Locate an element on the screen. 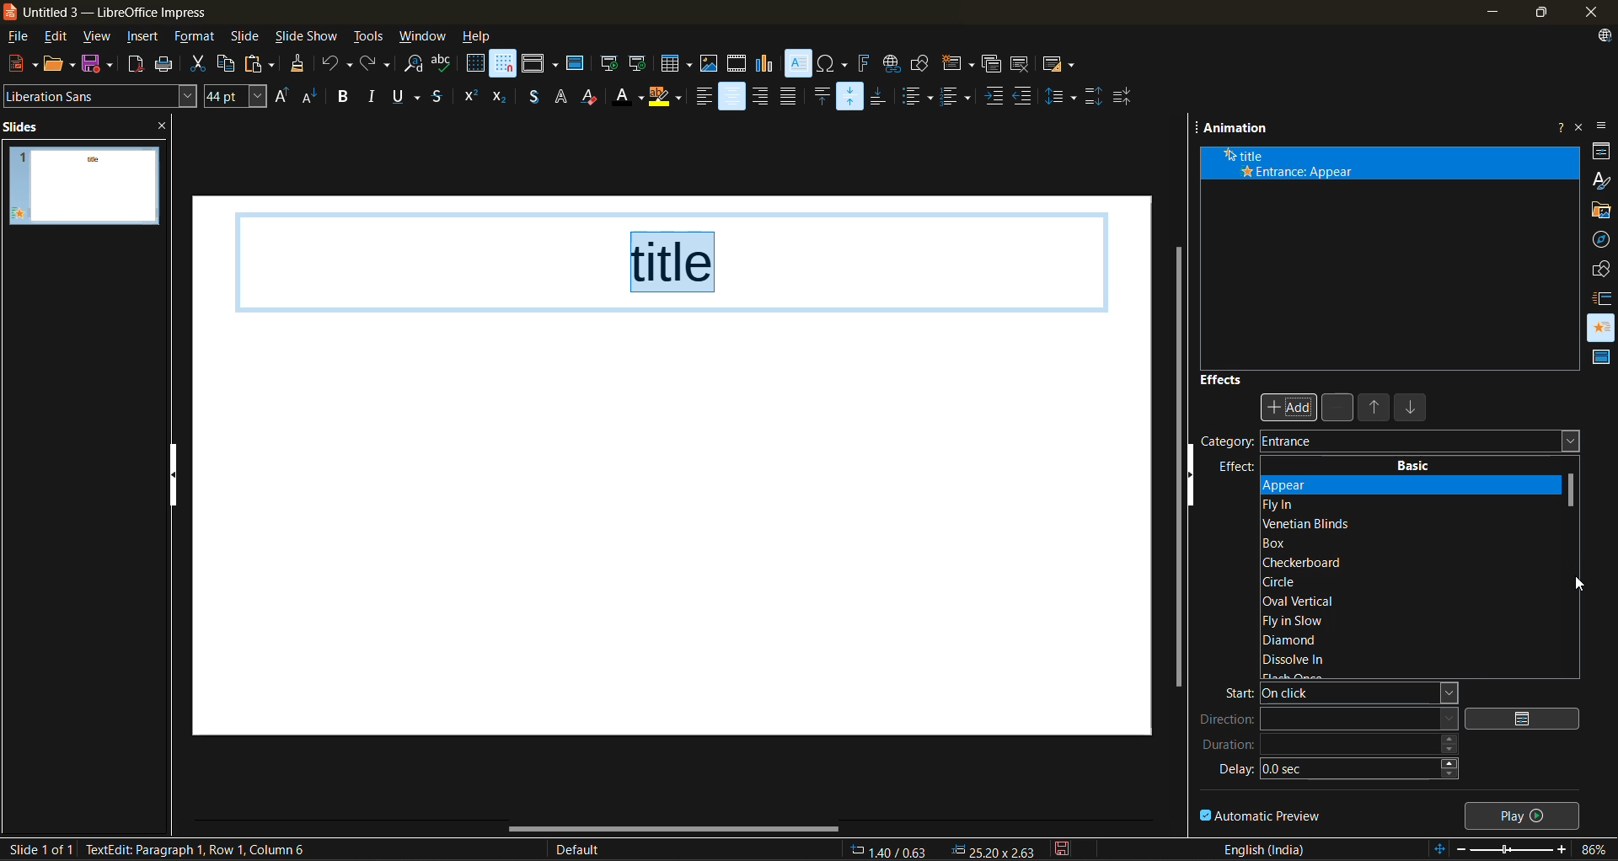 The width and height of the screenshot is (1618, 861). properties is located at coordinates (1602, 150).